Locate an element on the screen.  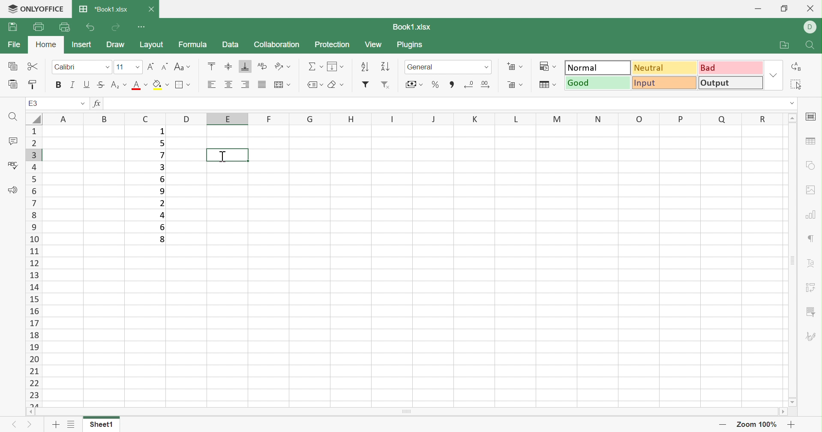
Pivot Table settings is located at coordinates (811, 287).